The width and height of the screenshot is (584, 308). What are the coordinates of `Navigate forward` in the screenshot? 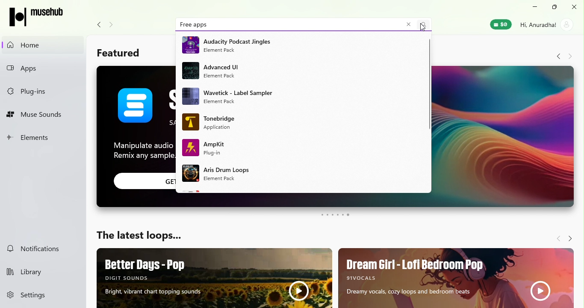 It's located at (556, 238).